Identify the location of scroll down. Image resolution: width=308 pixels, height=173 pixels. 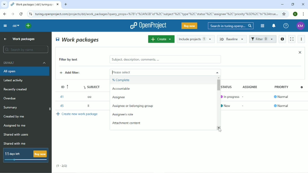
(220, 128).